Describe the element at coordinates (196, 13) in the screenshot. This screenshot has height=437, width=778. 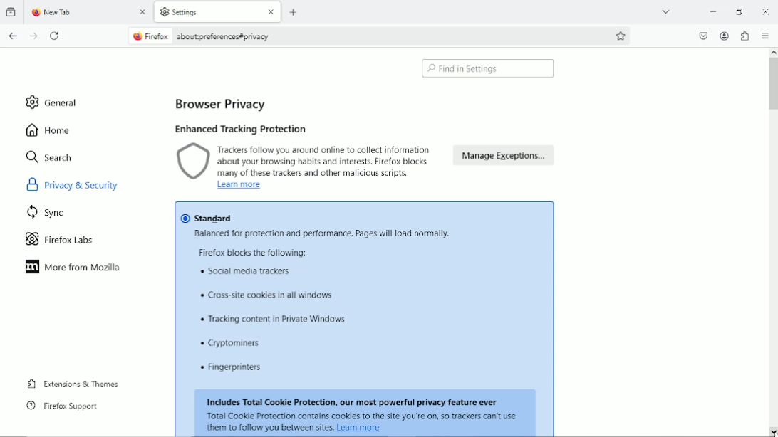
I see `settings` at that location.